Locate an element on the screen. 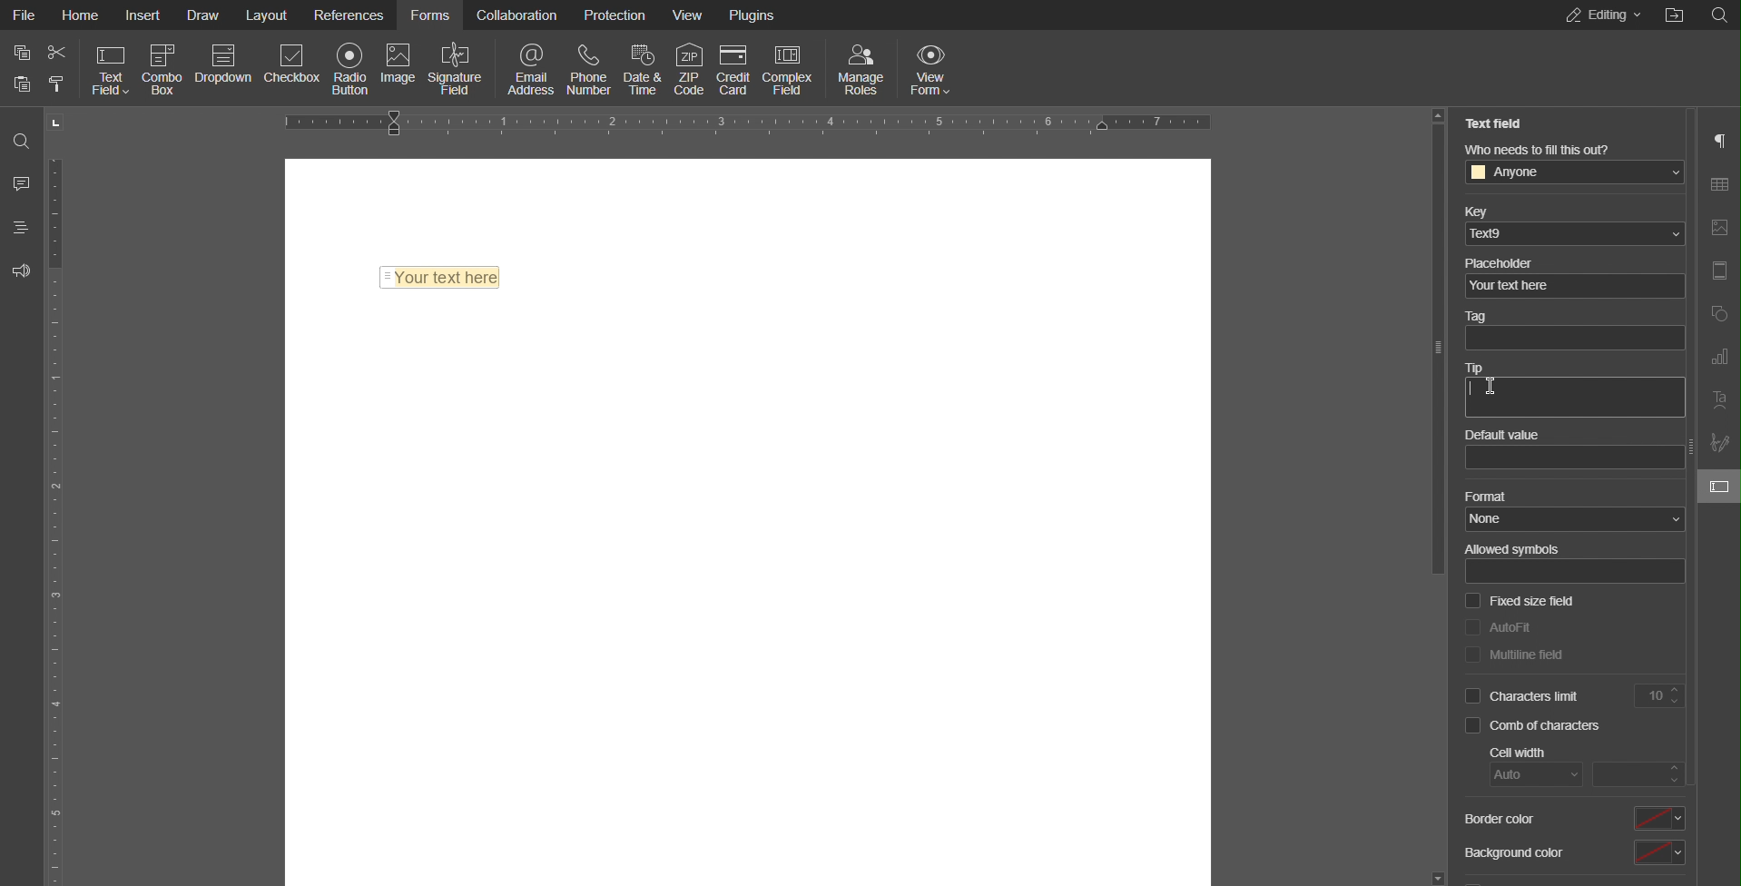 This screenshot has height=886, width=1741. Text Field is located at coordinates (113, 69).